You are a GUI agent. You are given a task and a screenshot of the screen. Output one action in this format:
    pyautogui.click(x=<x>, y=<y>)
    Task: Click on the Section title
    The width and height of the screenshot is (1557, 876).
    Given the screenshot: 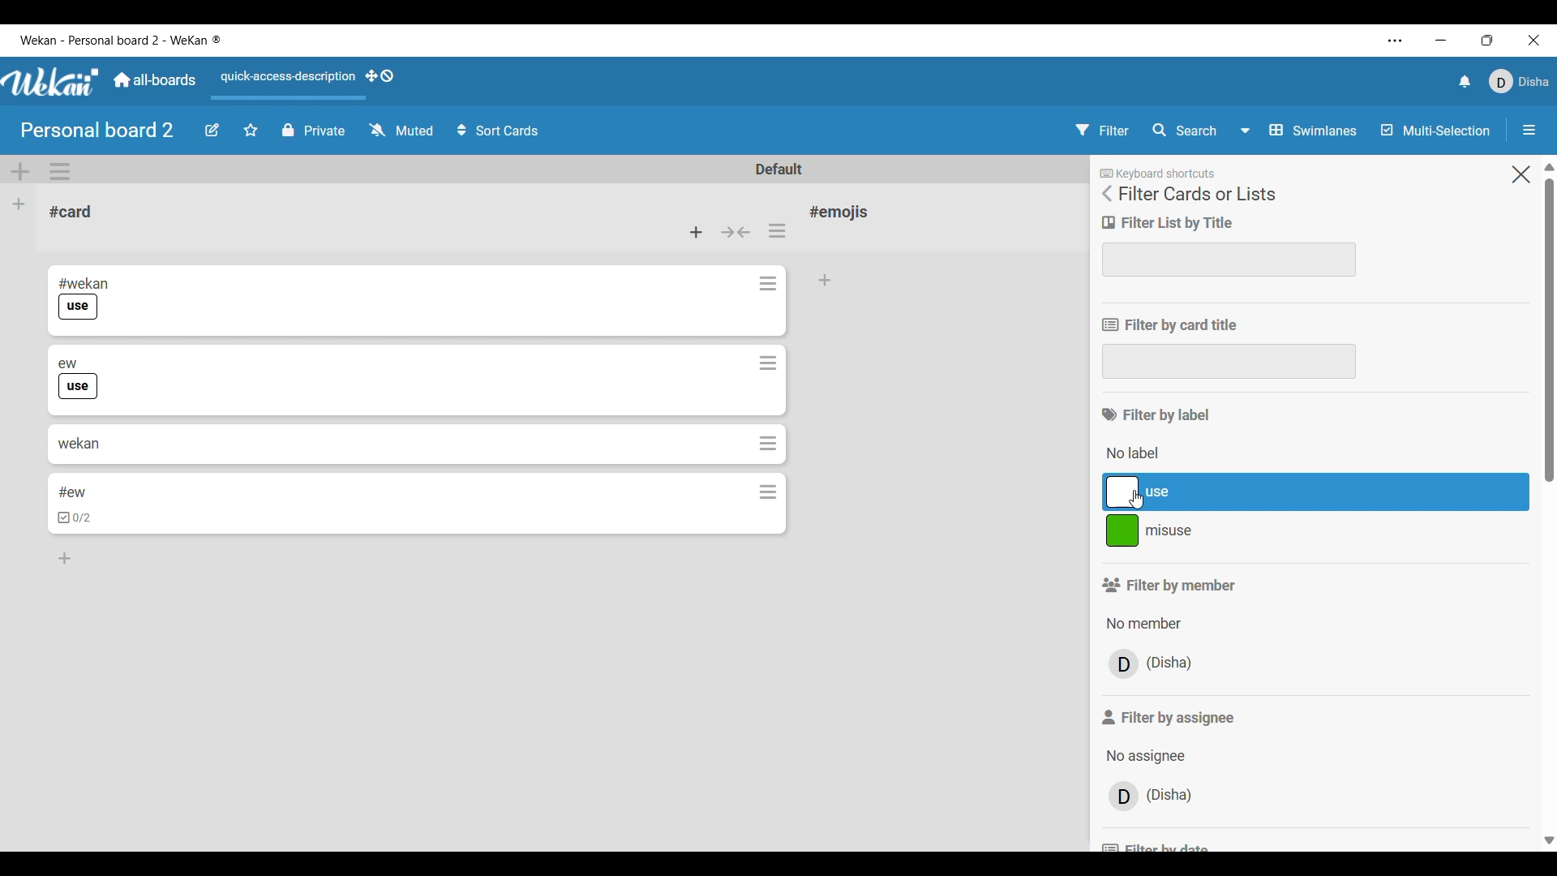 What is the action you would take?
    pyautogui.click(x=1156, y=415)
    